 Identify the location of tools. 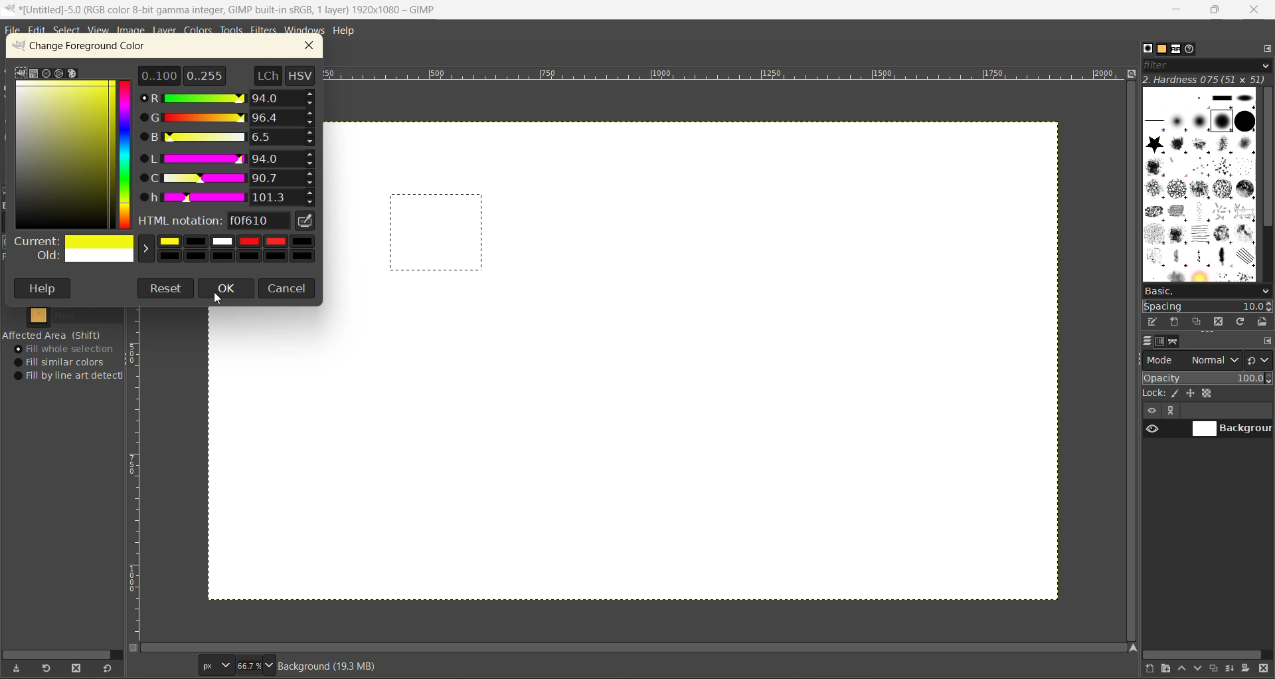
(233, 31).